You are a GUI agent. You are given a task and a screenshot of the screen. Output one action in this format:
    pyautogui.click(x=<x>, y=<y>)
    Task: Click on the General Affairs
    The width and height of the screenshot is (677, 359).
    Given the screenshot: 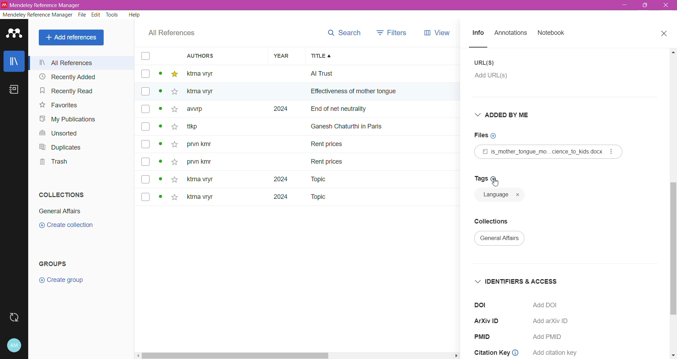 What is the action you would take?
    pyautogui.click(x=60, y=211)
    